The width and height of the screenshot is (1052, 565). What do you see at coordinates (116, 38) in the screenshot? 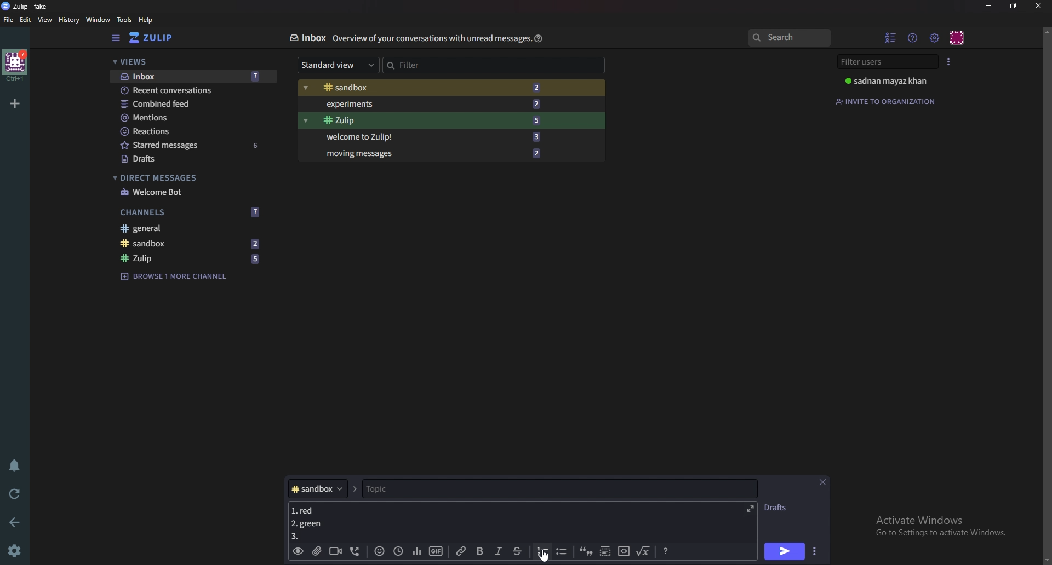
I see `Hide sidebar` at bounding box center [116, 38].